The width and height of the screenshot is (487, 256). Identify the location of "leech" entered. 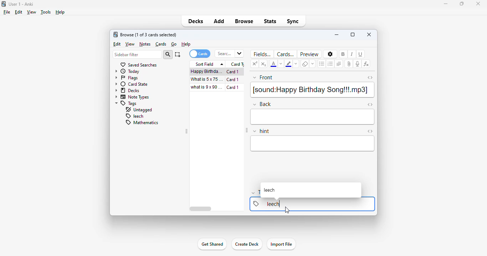
(273, 204).